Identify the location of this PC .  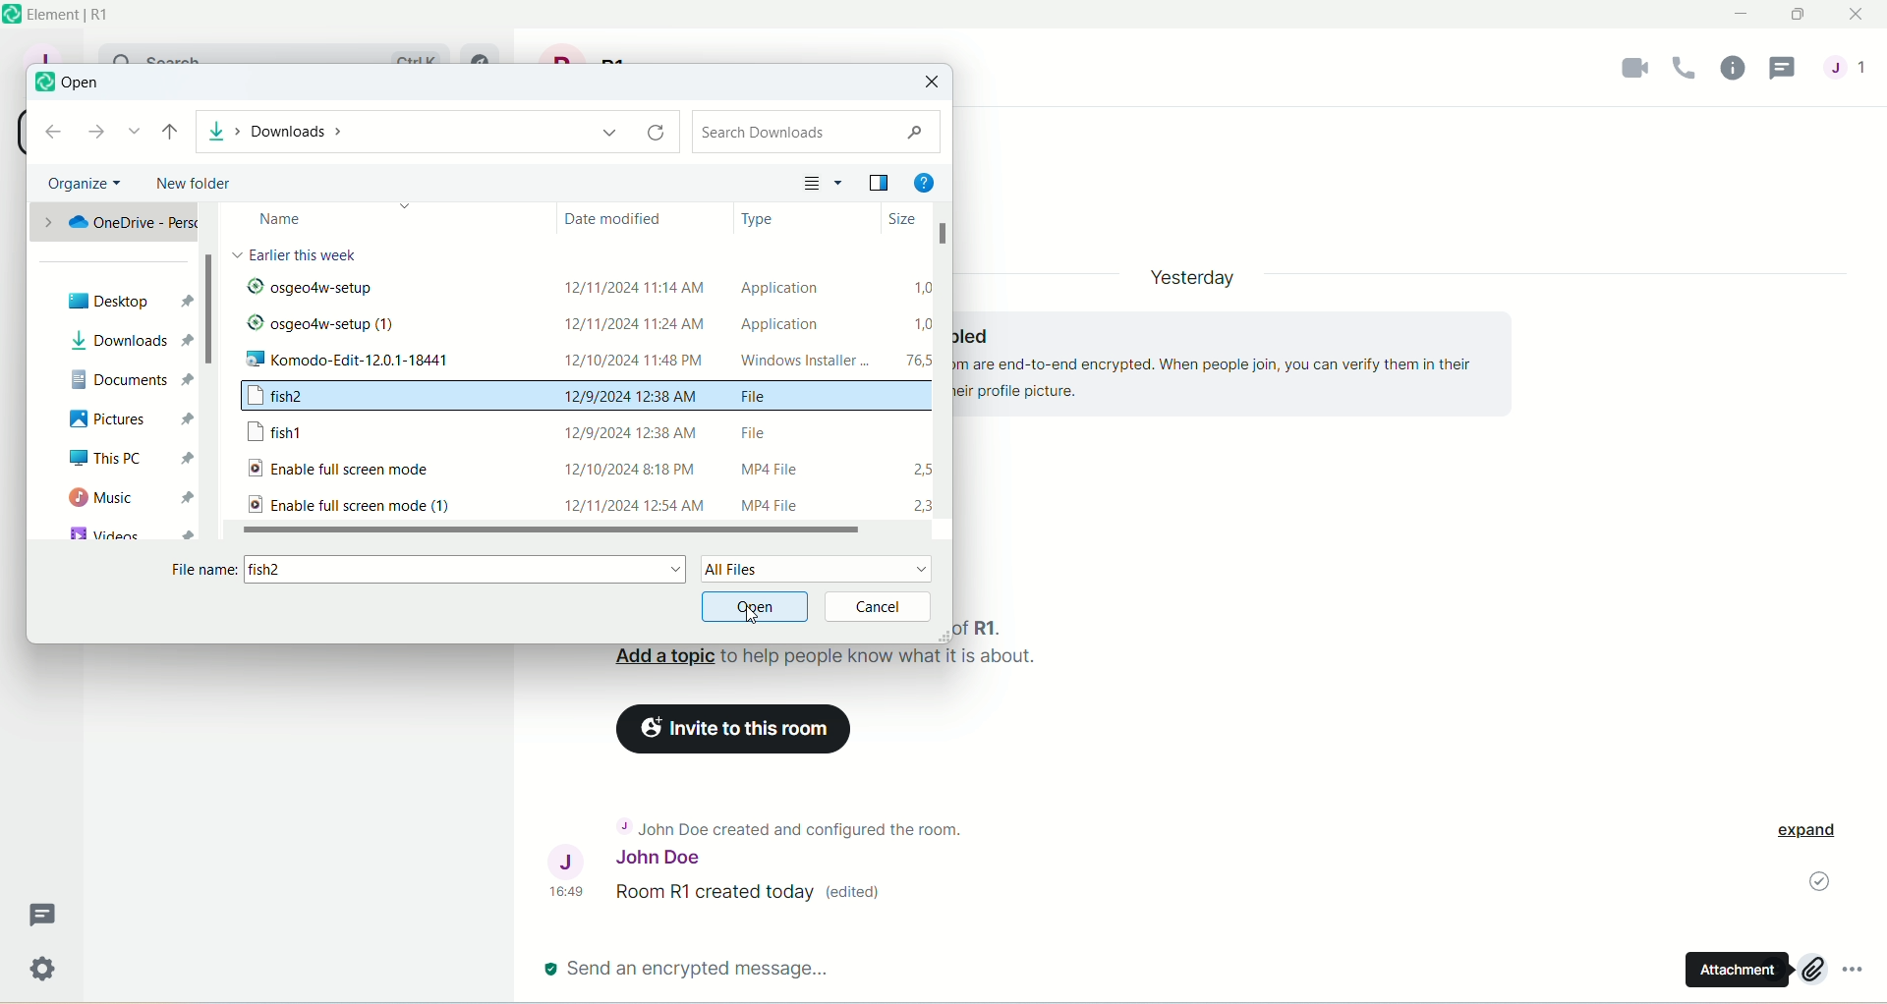
(131, 463).